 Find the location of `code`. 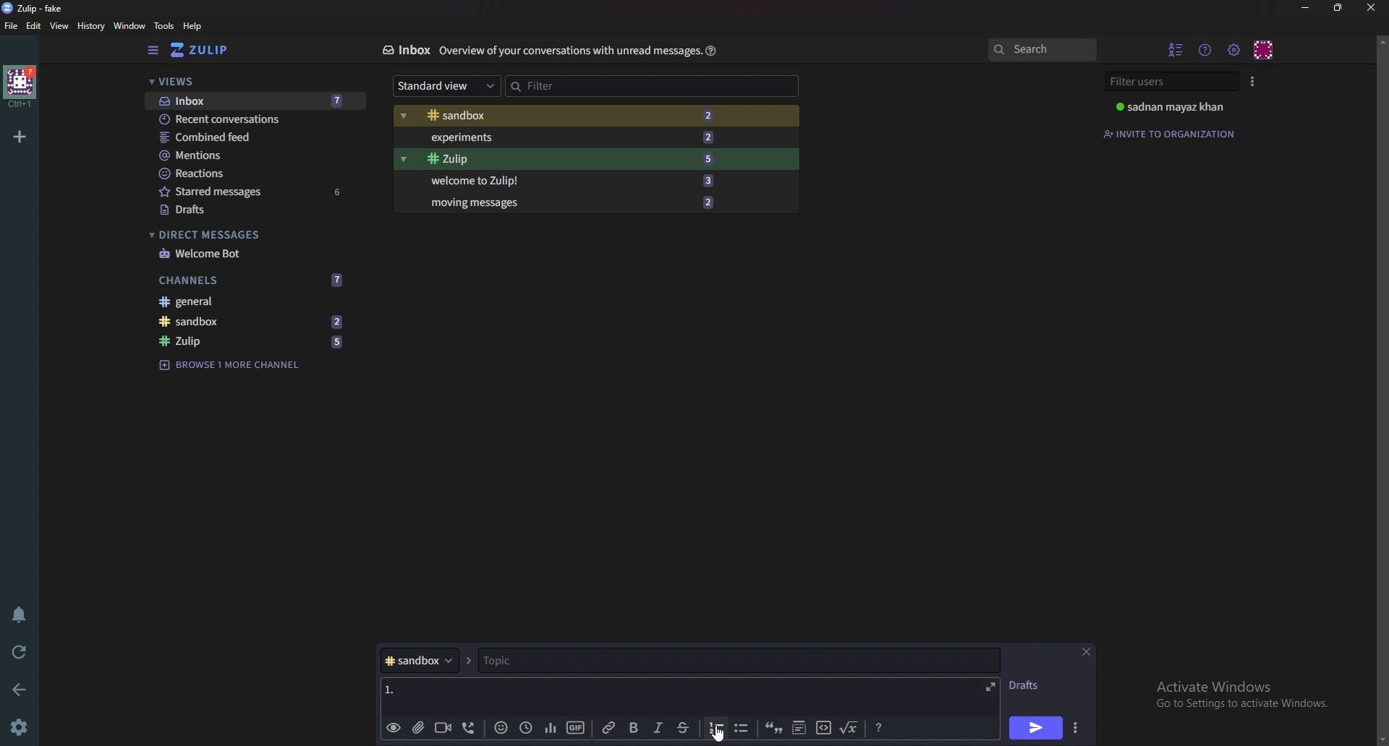

code is located at coordinates (823, 729).